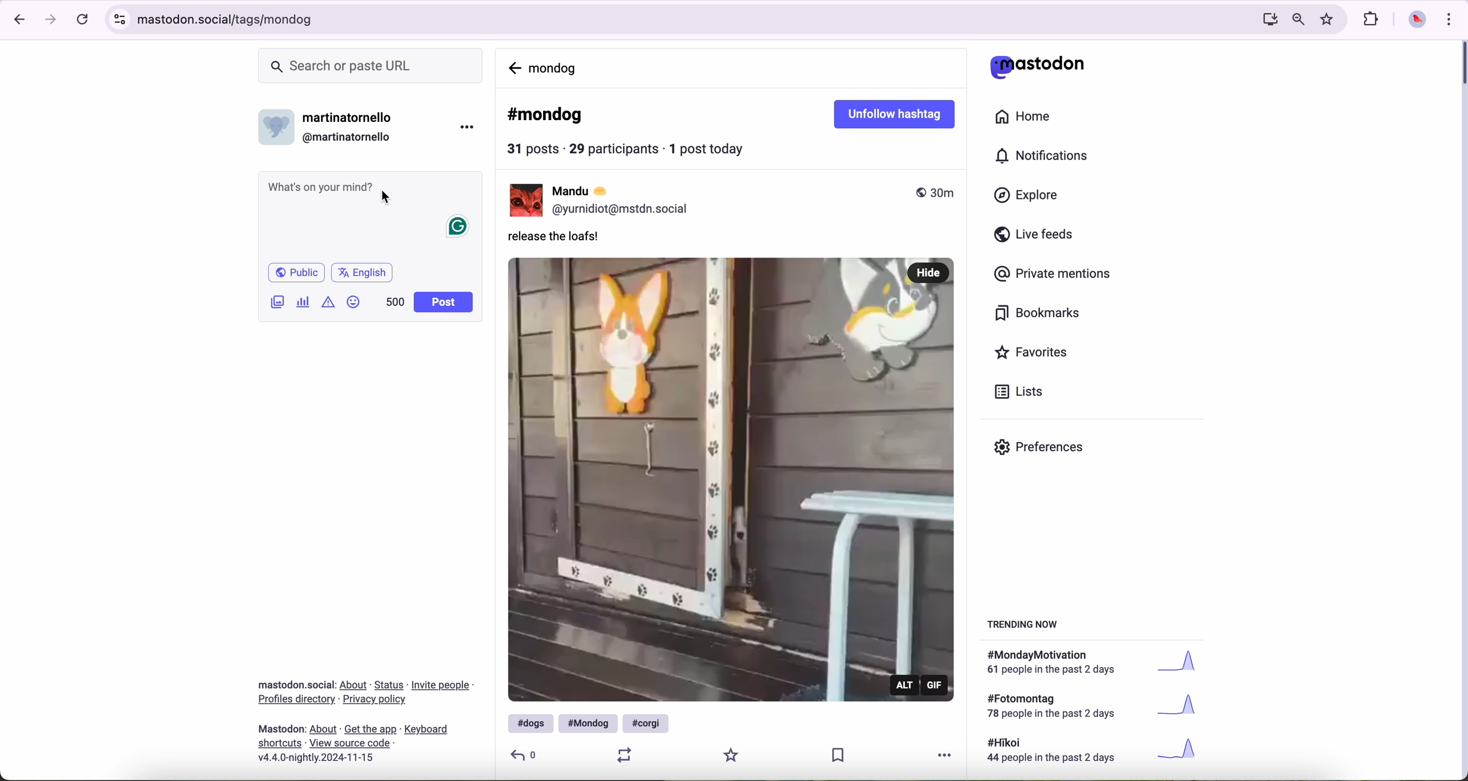 Image resolution: width=1468 pixels, height=781 pixels. What do you see at coordinates (324, 730) in the screenshot?
I see `link` at bounding box center [324, 730].